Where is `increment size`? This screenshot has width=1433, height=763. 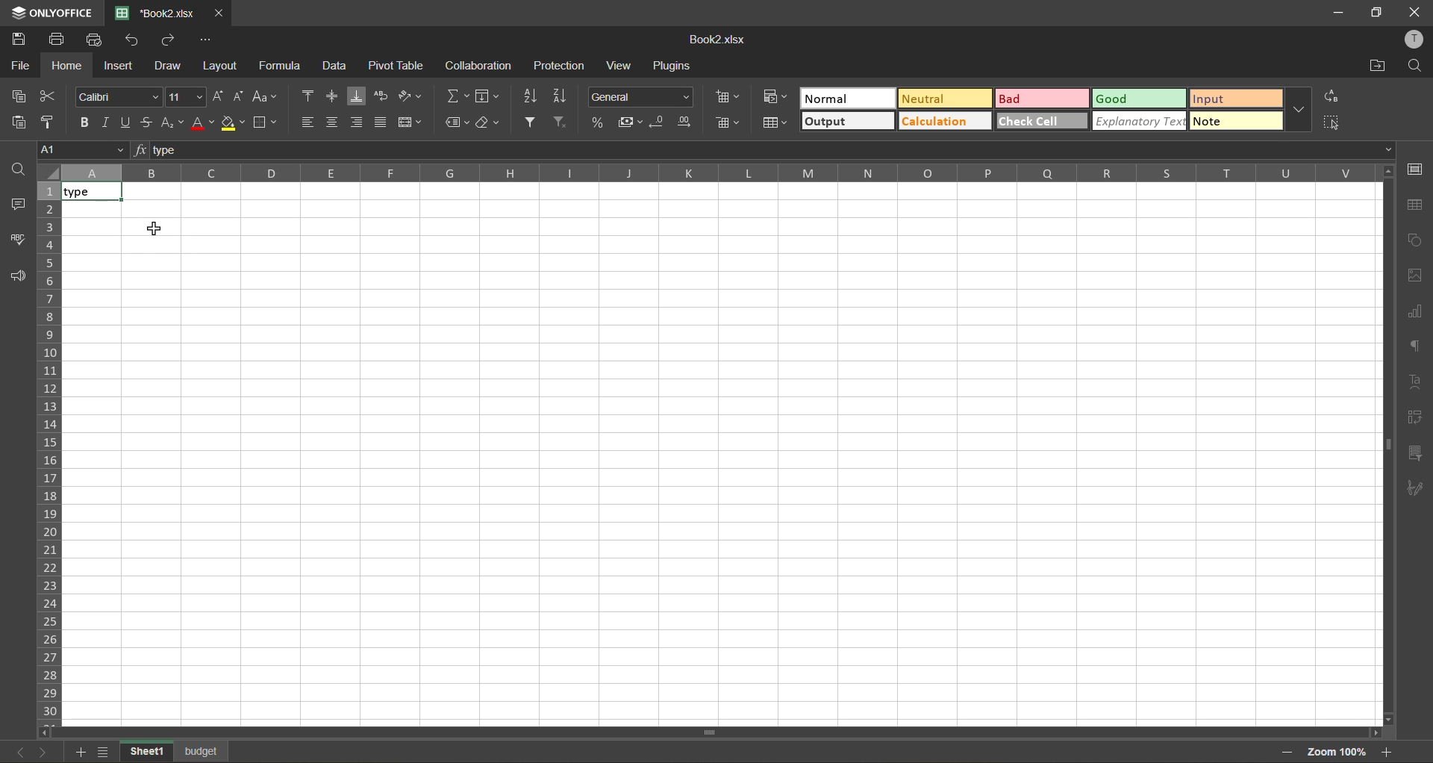 increment size is located at coordinates (219, 96).